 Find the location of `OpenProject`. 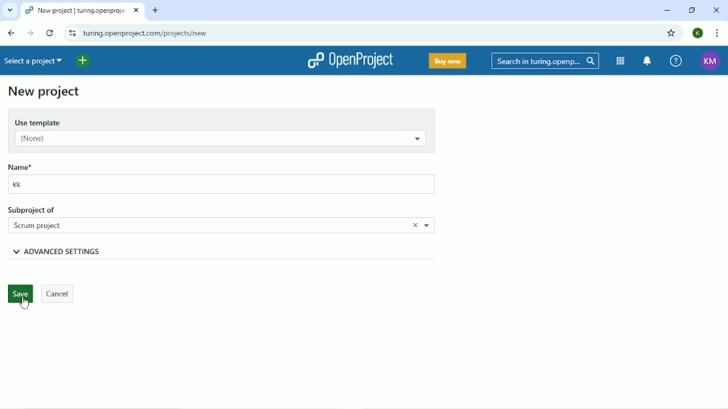

OpenProject is located at coordinates (351, 61).